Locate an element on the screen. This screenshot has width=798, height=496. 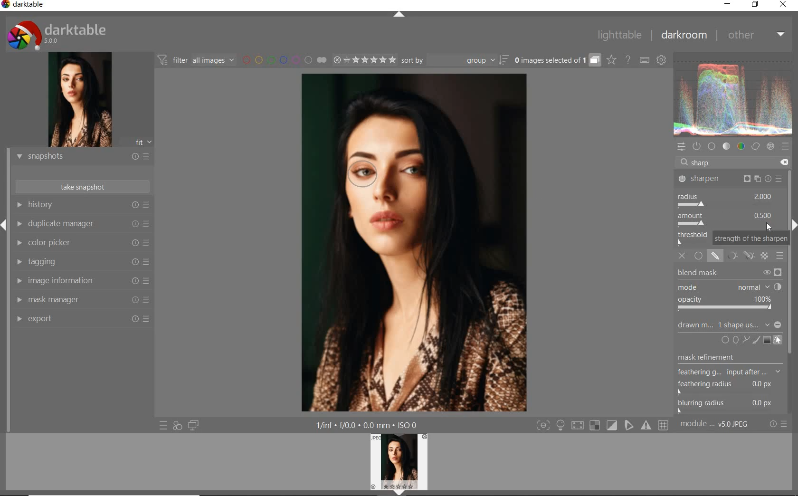
range ratings for selected images is located at coordinates (356, 61).